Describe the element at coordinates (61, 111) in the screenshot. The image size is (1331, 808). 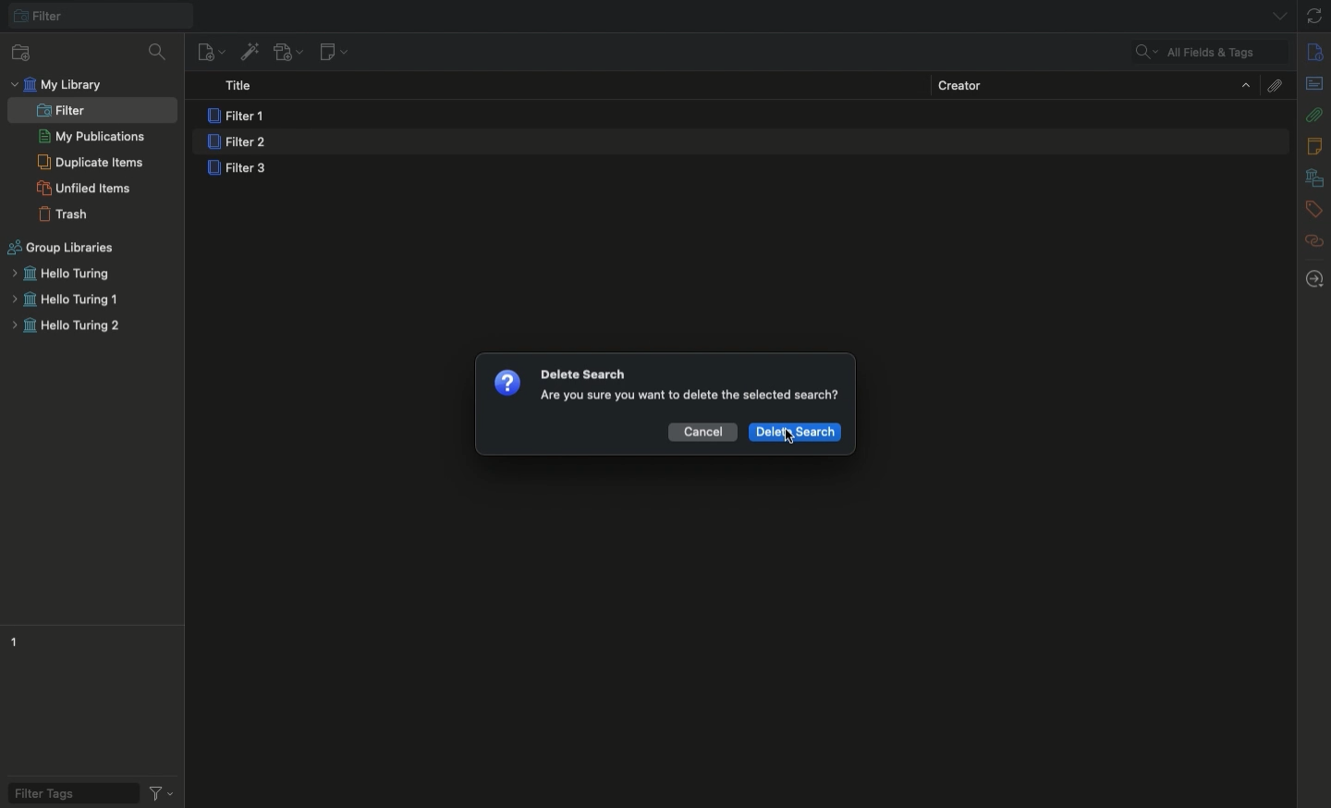
I see `Filter` at that location.